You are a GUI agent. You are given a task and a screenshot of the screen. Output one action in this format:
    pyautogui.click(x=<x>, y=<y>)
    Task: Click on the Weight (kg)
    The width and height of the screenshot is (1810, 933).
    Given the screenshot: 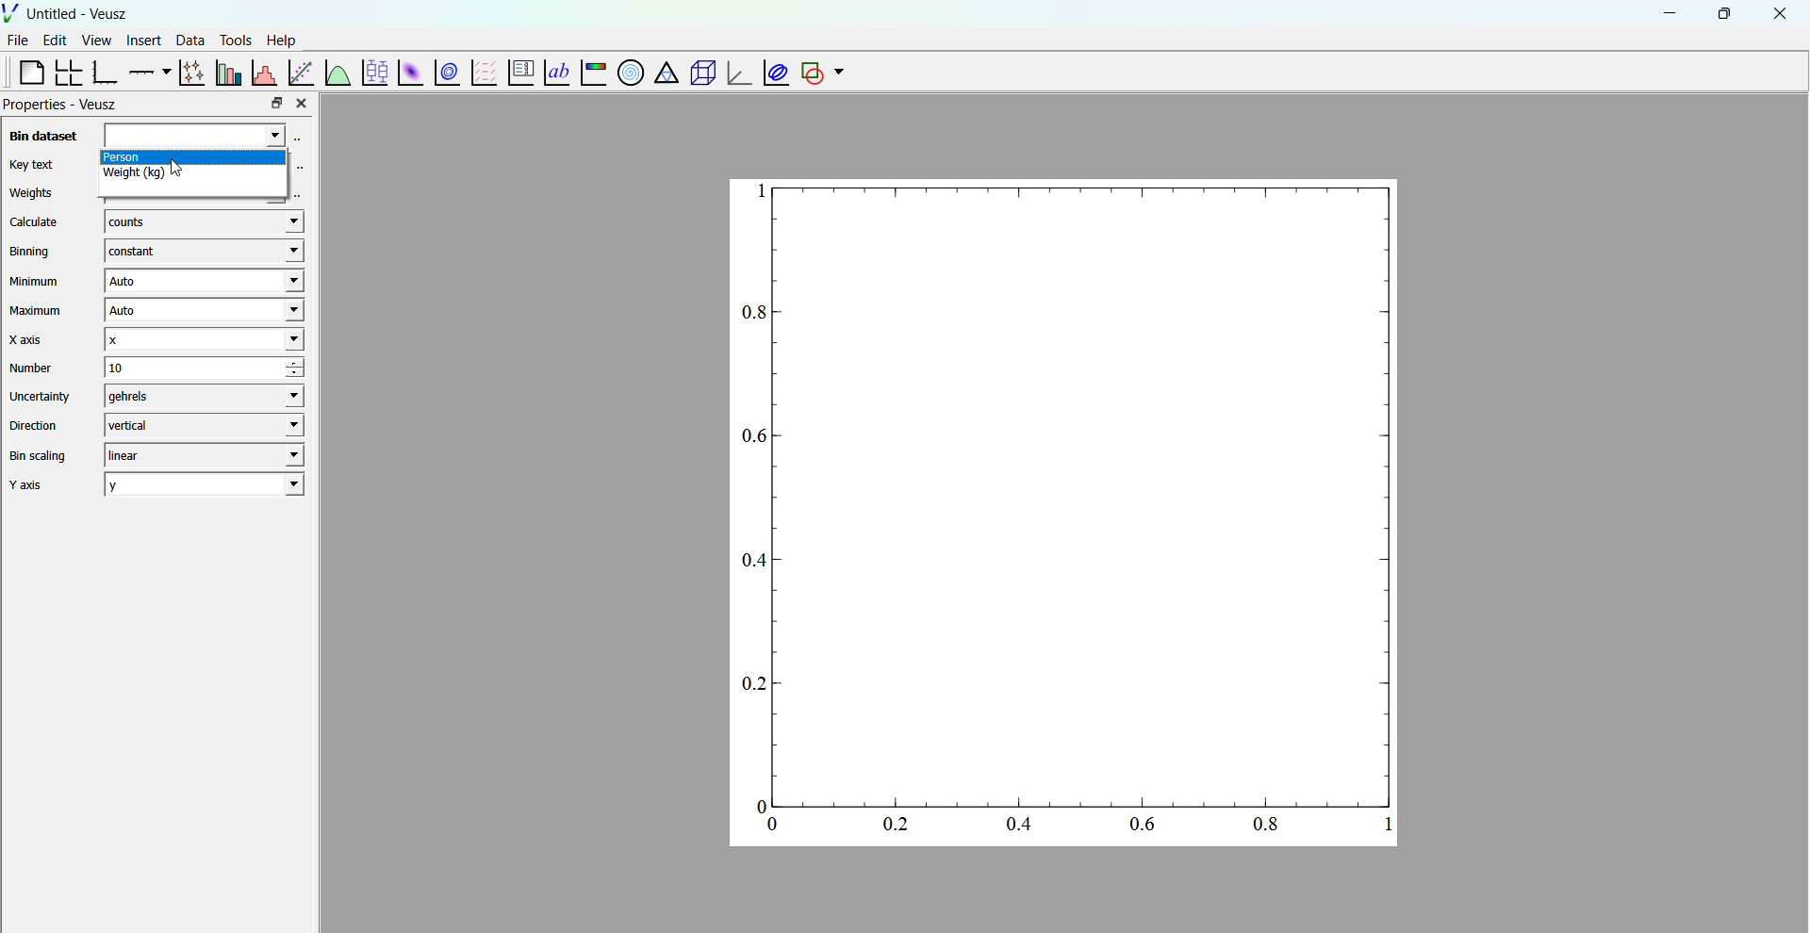 What is the action you would take?
    pyautogui.click(x=195, y=178)
    